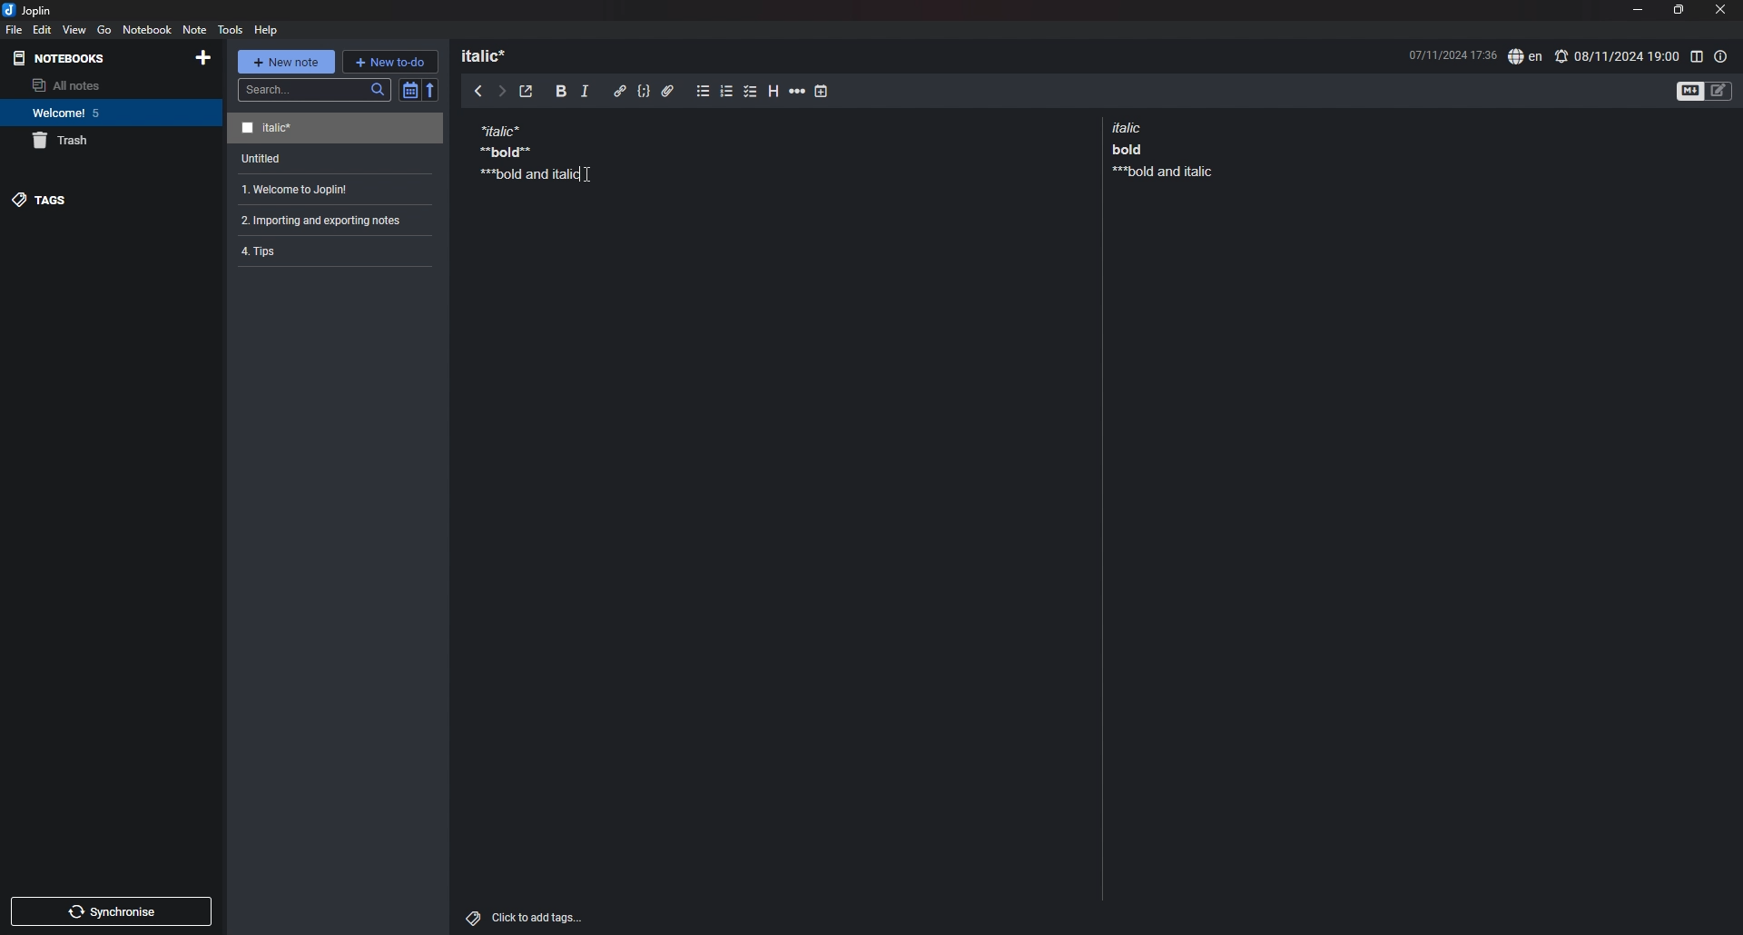 This screenshot has width=1743, height=935. I want to click on bullet list, so click(703, 92).